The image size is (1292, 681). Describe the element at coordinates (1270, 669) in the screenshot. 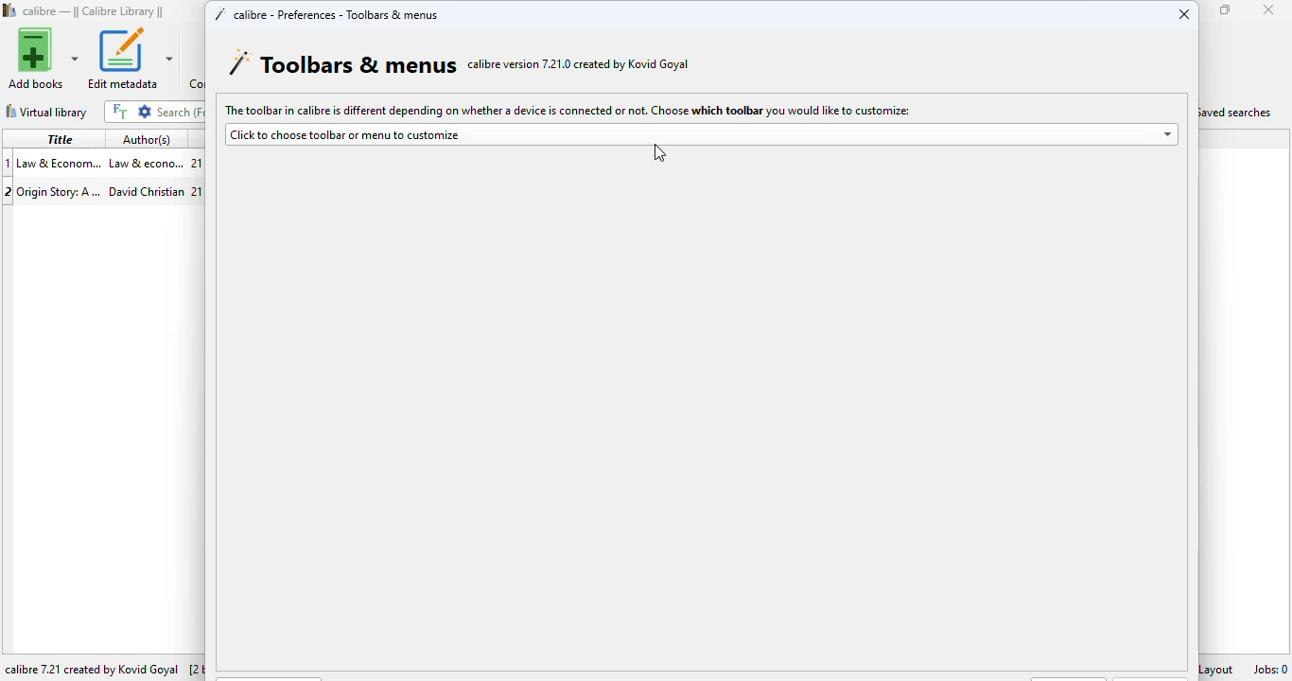

I see `jobs: 0` at that location.